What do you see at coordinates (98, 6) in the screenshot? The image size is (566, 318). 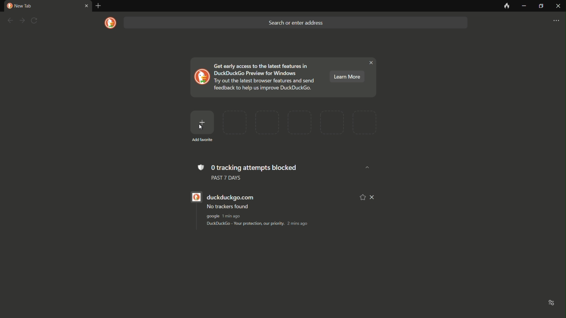 I see `new tab` at bounding box center [98, 6].